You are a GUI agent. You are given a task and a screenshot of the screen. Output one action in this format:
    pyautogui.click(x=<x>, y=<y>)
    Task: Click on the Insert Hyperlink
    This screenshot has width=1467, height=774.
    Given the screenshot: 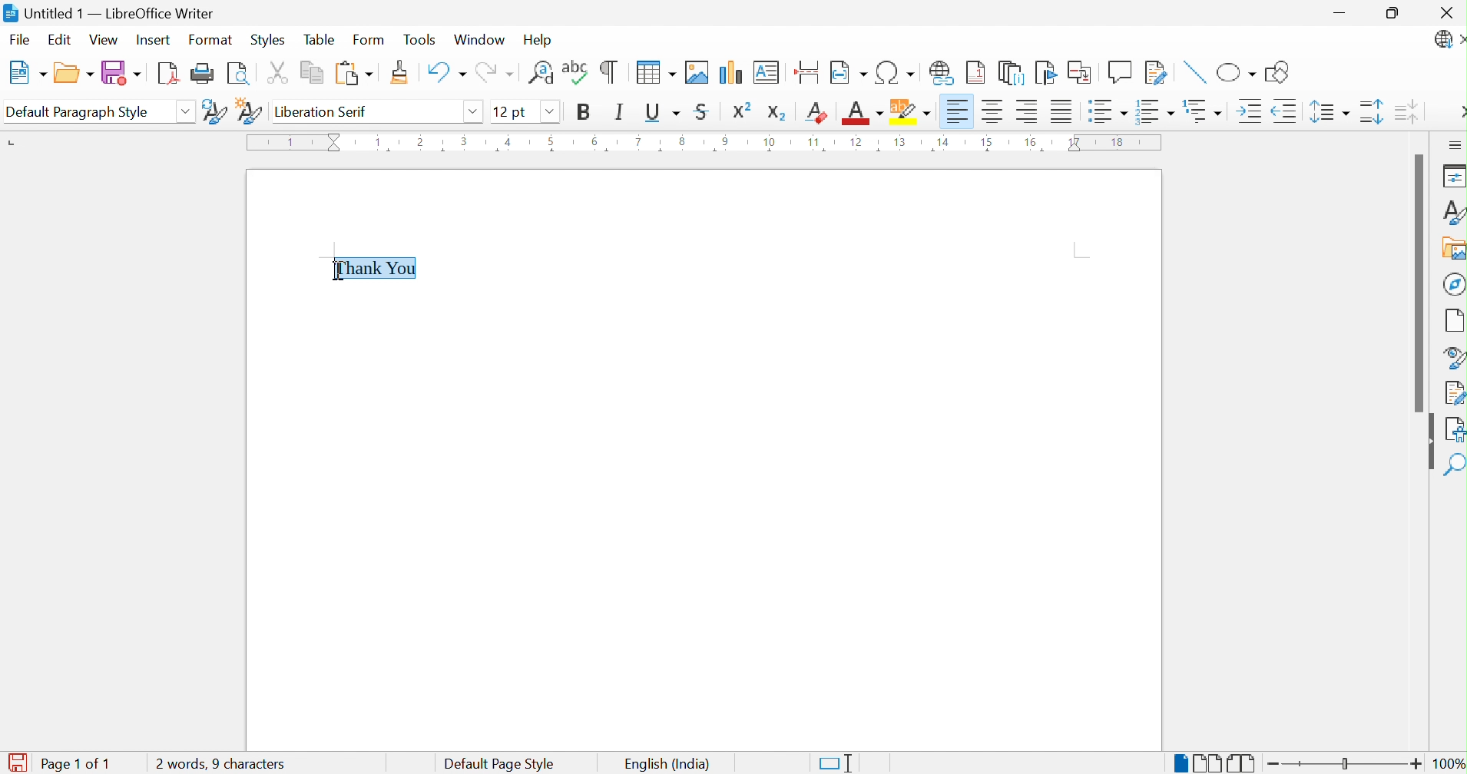 What is the action you would take?
    pyautogui.click(x=942, y=74)
    